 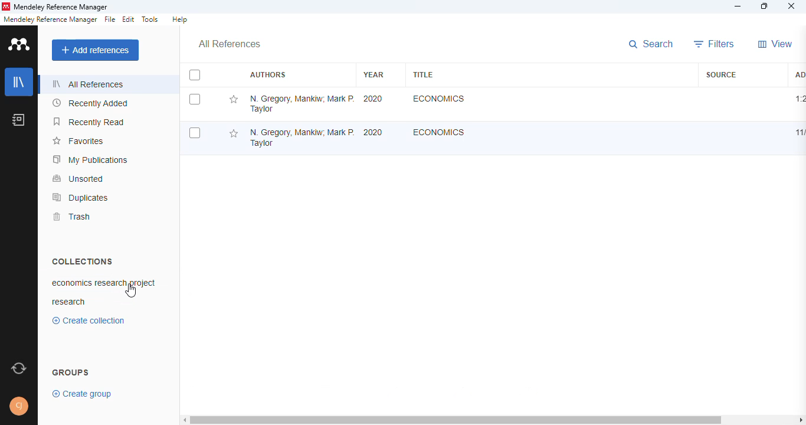 I want to click on 11/, so click(x=798, y=133).